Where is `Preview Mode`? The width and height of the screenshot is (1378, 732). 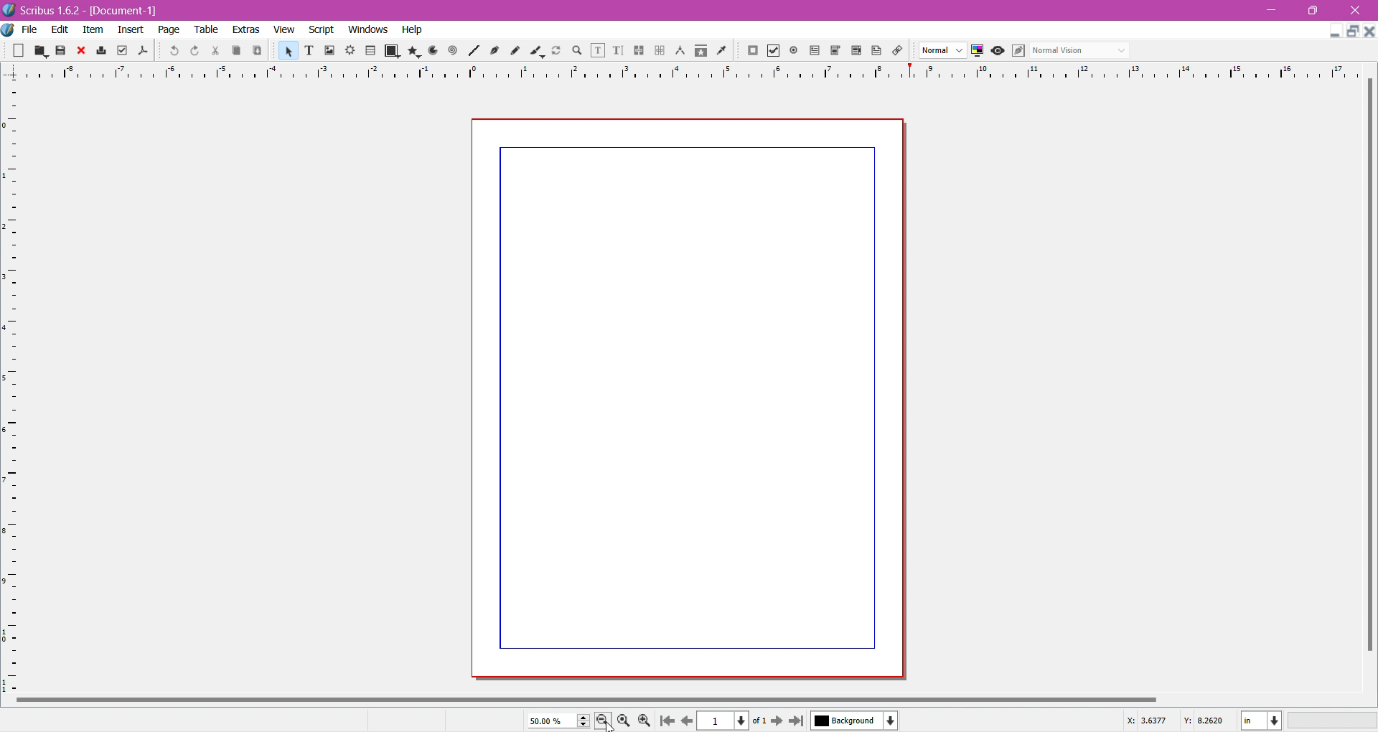
Preview Mode is located at coordinates (998, 50).